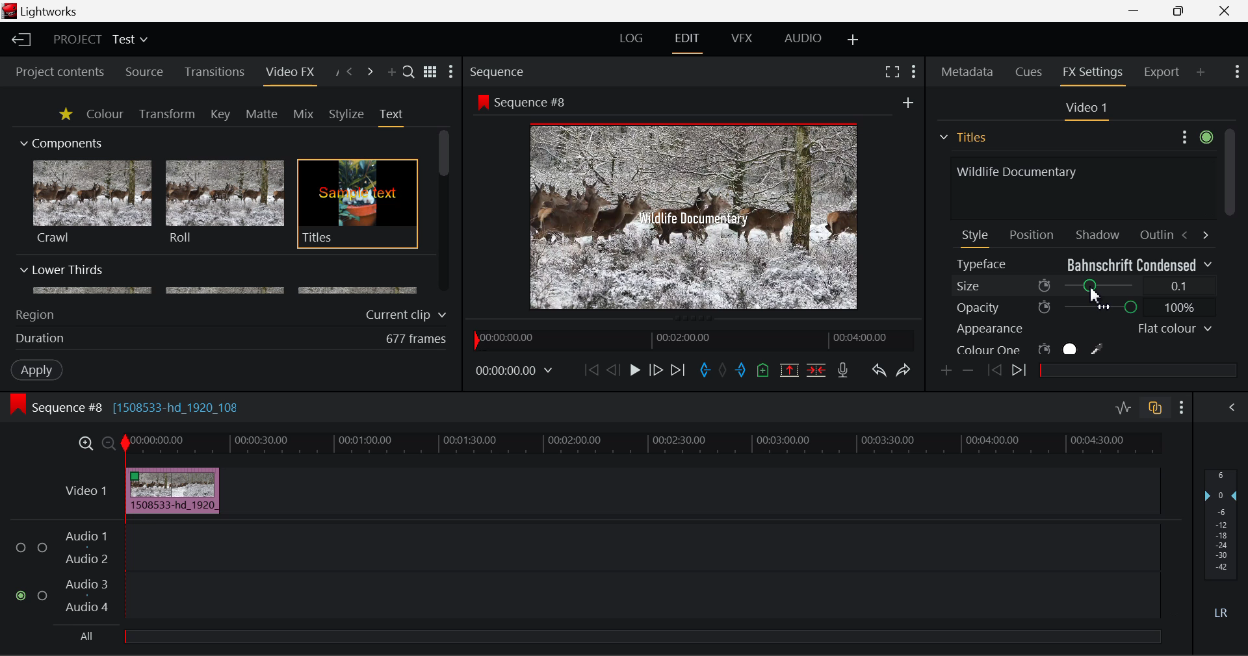 The height and width of the screenshot is (656, 1248). Describe the element at coordinates (1195, 234) in the screenshot. I see `Move between Tabs` at that location.